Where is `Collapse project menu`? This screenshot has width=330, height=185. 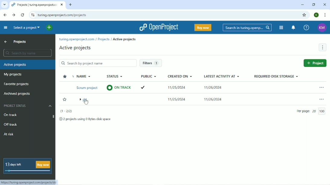
Collapse project menu is located at coordinates (5, 27).